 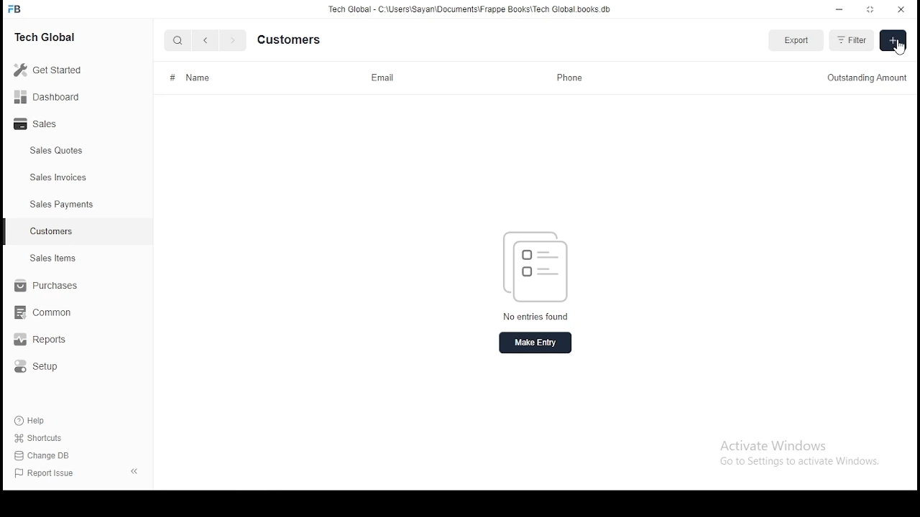 I want to click on sales invoices, so click(x=57, y=177).